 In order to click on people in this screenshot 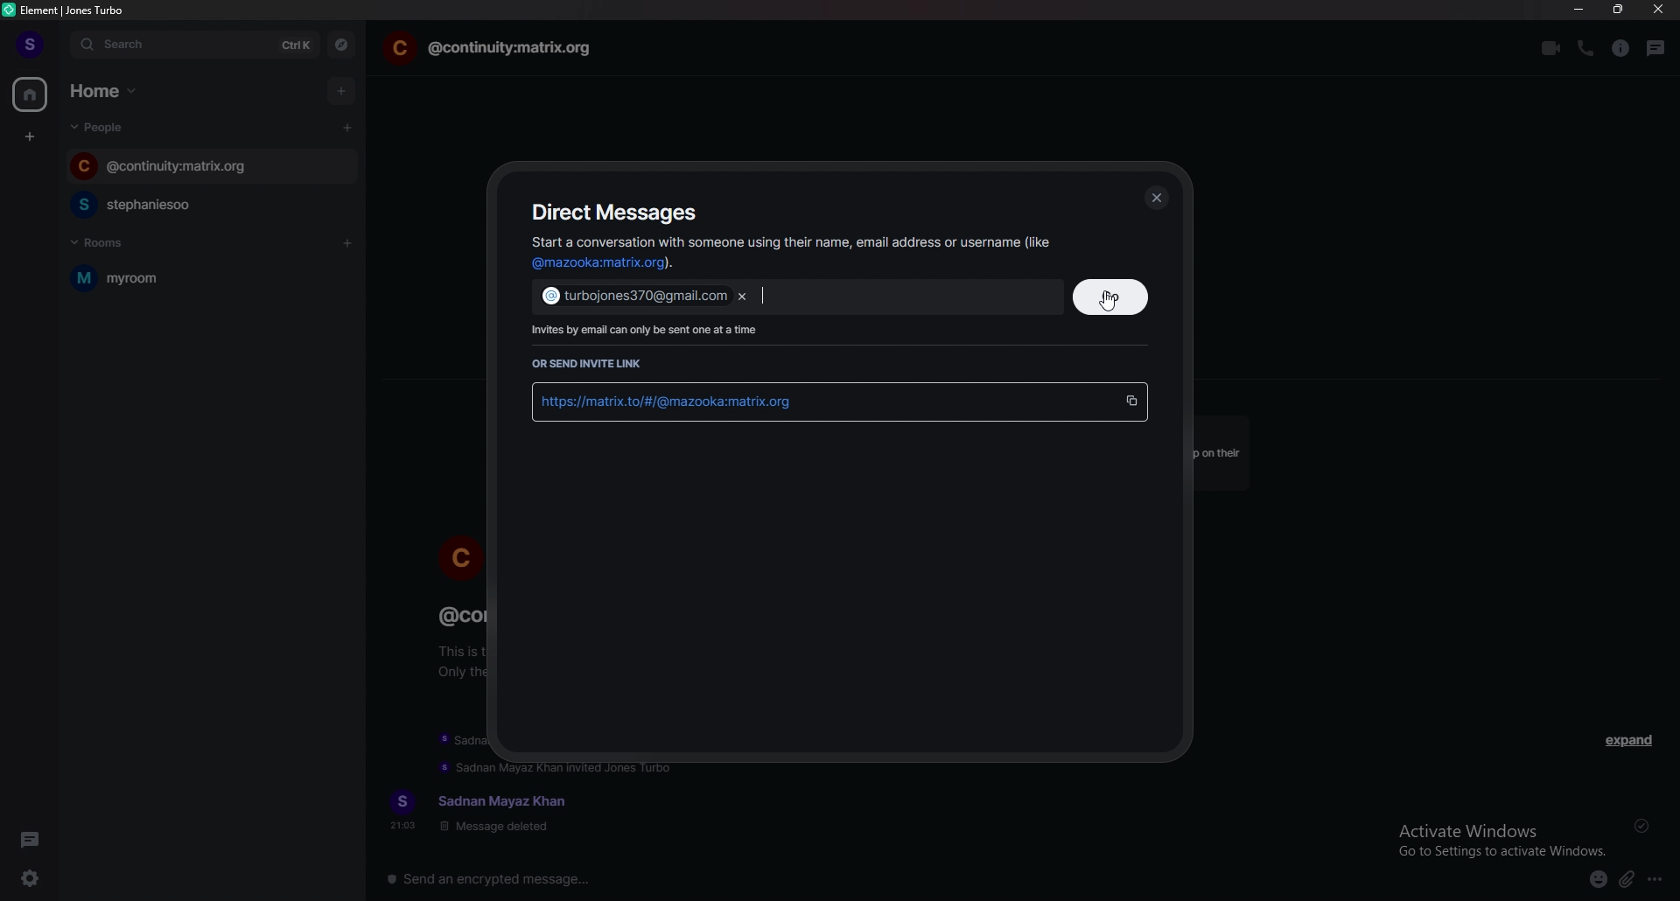, I will do `click(104, 127)`.